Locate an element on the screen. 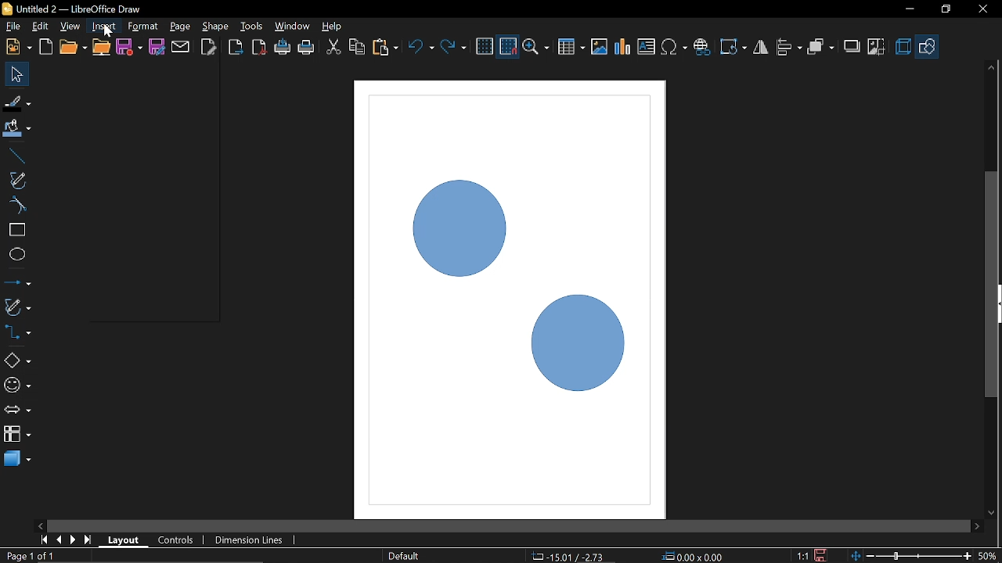 Image resolution: width=1002 pixels, height=563 pixels. curve is located at coordinates (16, 205).